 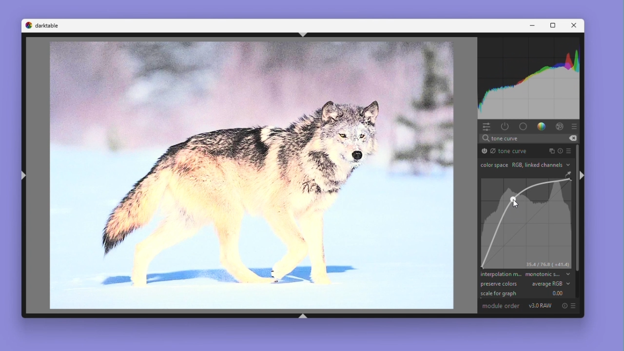 I want to click on preset, so click(x=568, y=150).